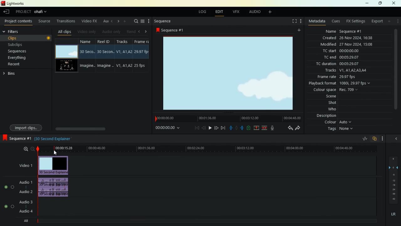 The width and height of the screenshot is (401, 226). Describe the element at coordinates (393, 181) in the screenshot. I see `layers` at that location.